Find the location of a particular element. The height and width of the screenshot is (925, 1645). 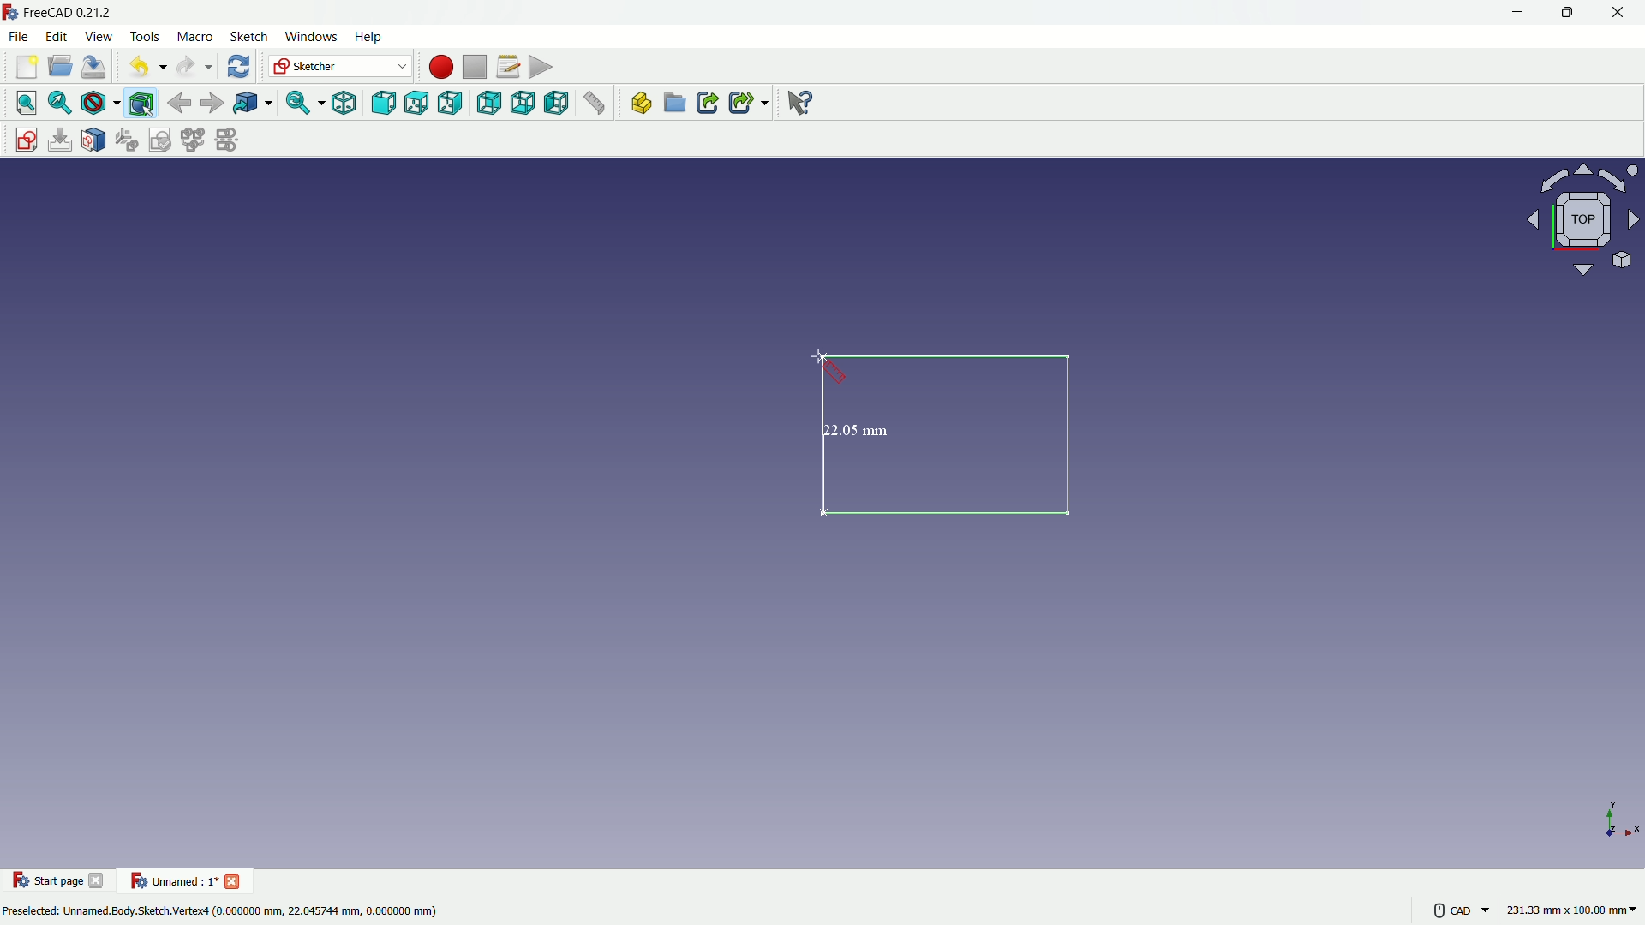

maximize or restore is located at coordinates (1570, 13).